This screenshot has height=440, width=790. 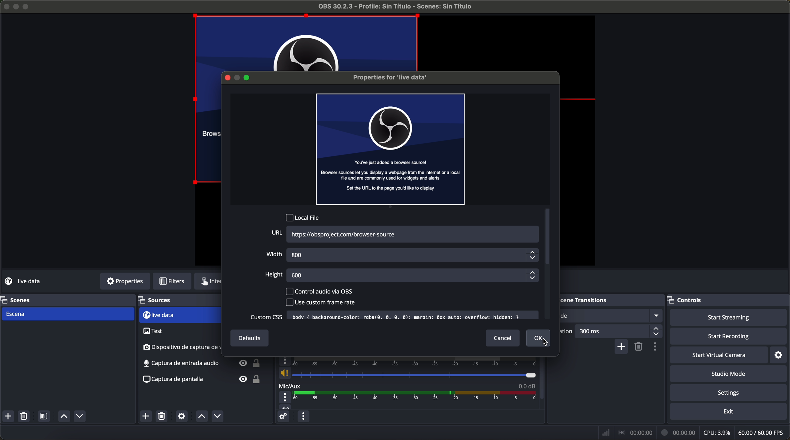 I want to click on scene, so click(x=69, y=314).